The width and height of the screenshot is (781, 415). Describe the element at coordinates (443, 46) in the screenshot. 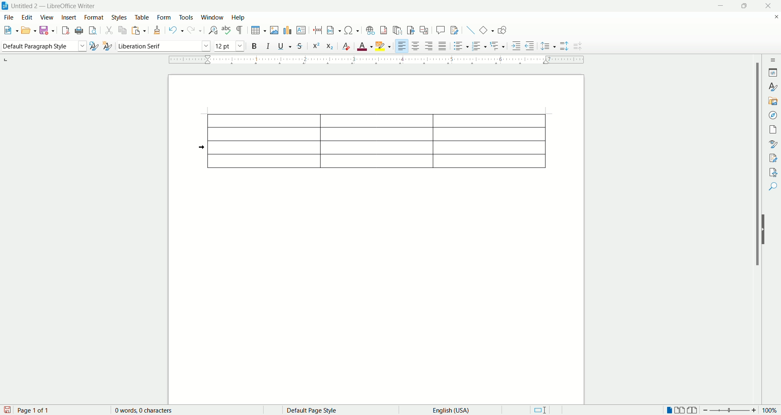

I see `justified` at that location.